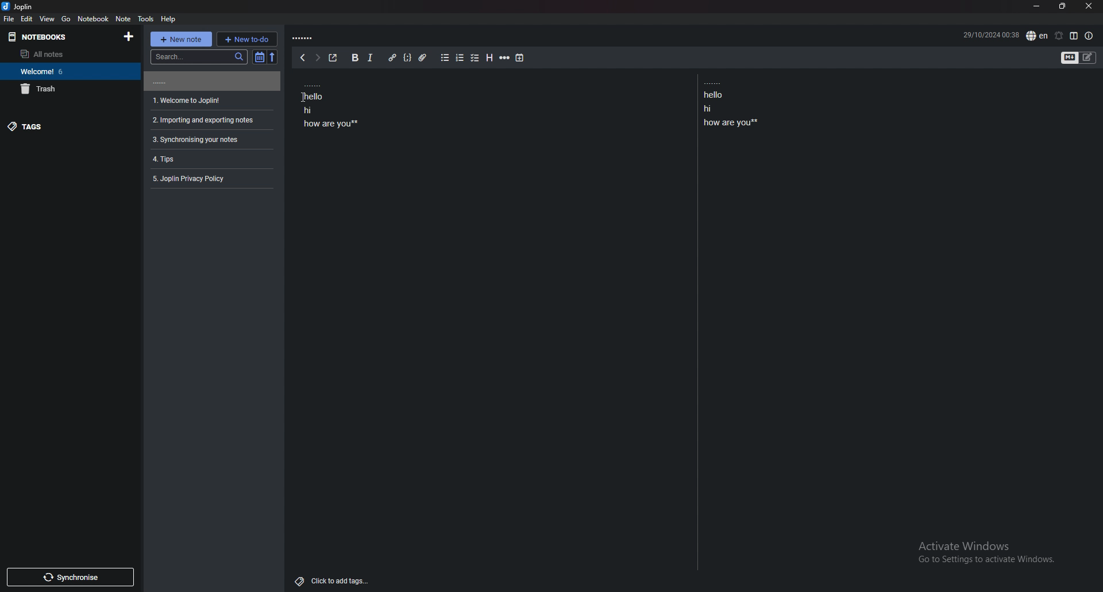  Describe the element at coordinates (124, 19) in the screenshot. I see `note` at that location.